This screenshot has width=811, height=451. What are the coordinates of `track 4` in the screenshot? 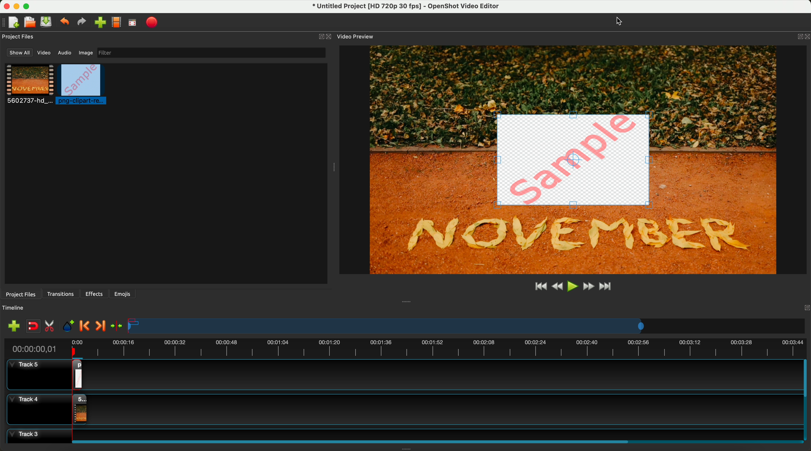 It's located at (400, 408).